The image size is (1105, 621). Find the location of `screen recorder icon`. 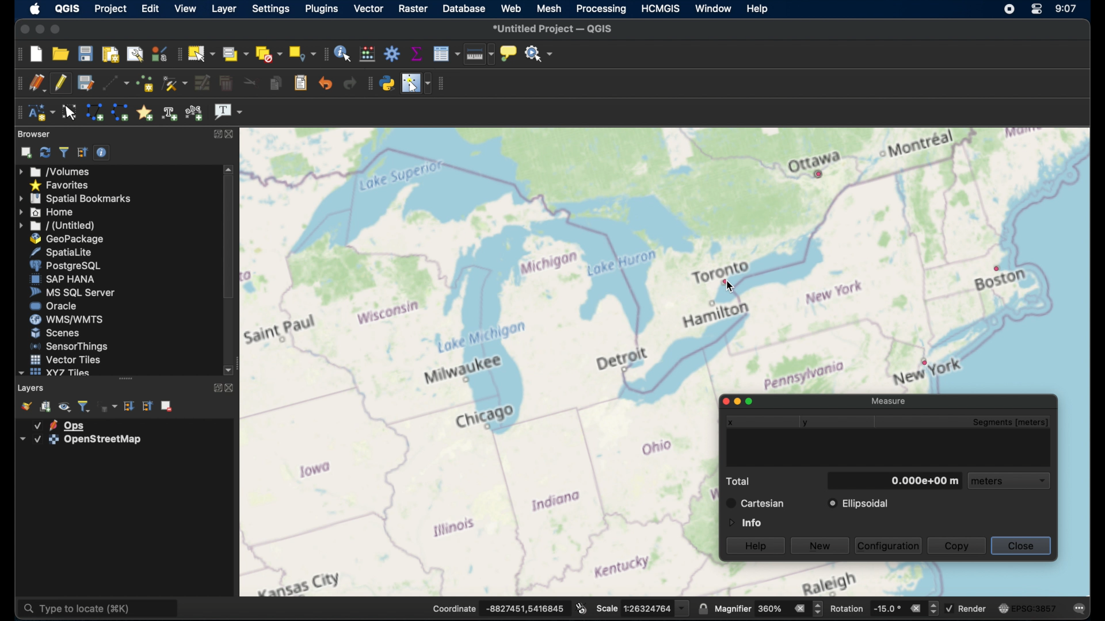

screen recorder icon is located at coordinates (1008, 9).